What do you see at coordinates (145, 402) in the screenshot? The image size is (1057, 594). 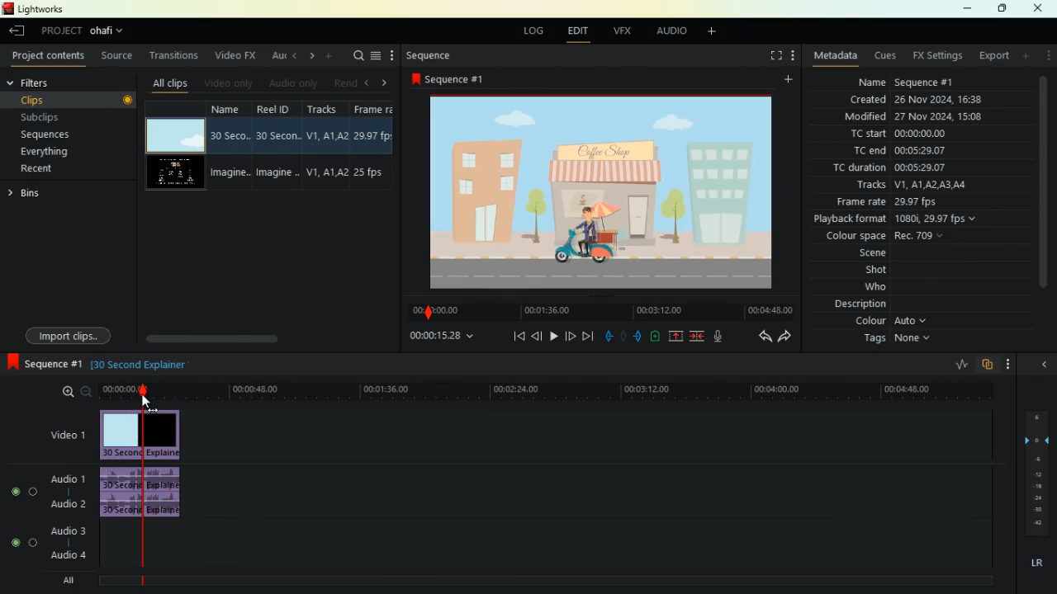 I see `Cursor` at bounding box center [145, 402].